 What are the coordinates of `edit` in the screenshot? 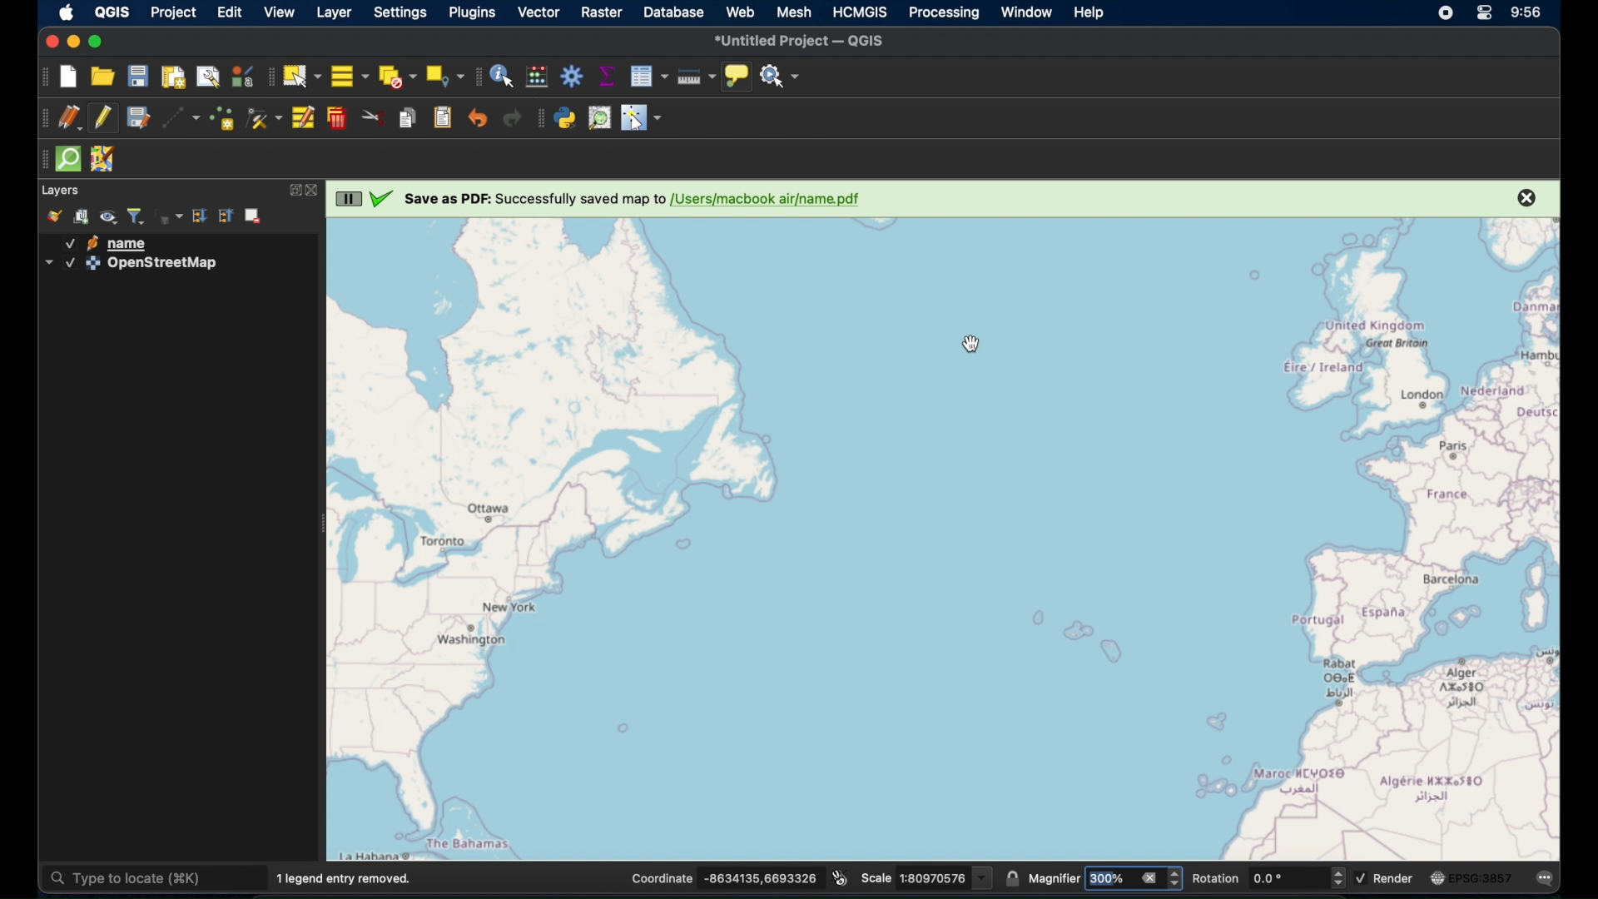 It's located at (231, 12).